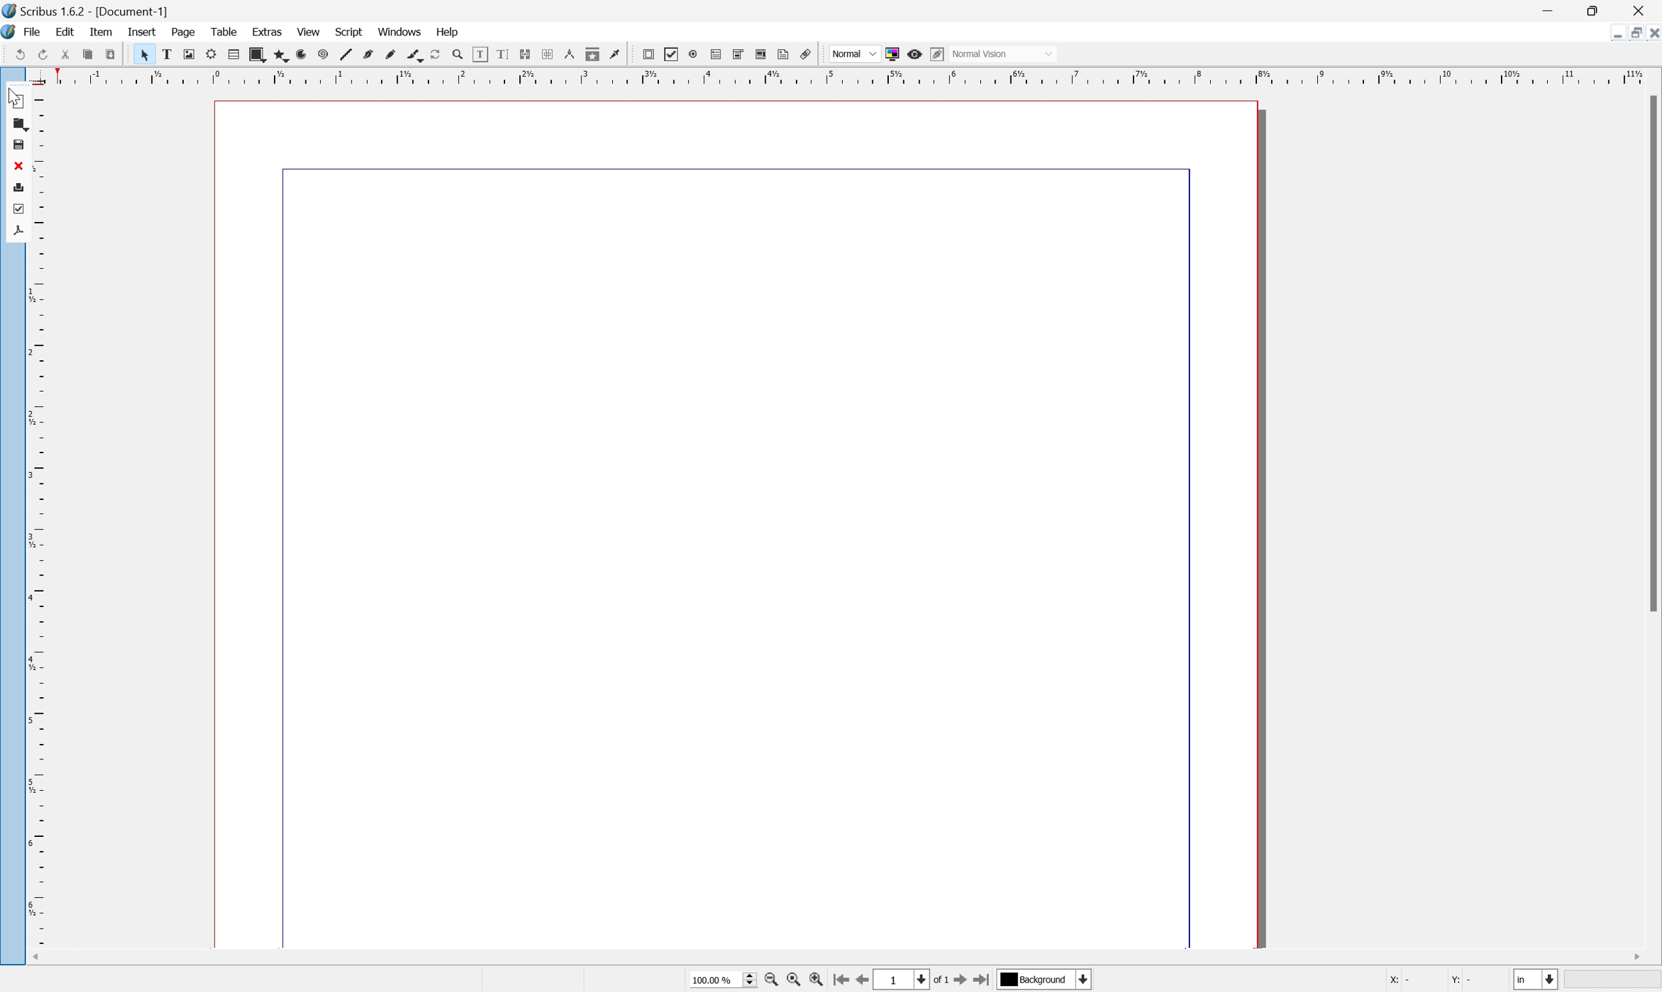 This screenshot has height=992, width=1662. What do you see at coordinates (839, 74) in the screenshot?
I see `rule` at bounding box center [839, 74].